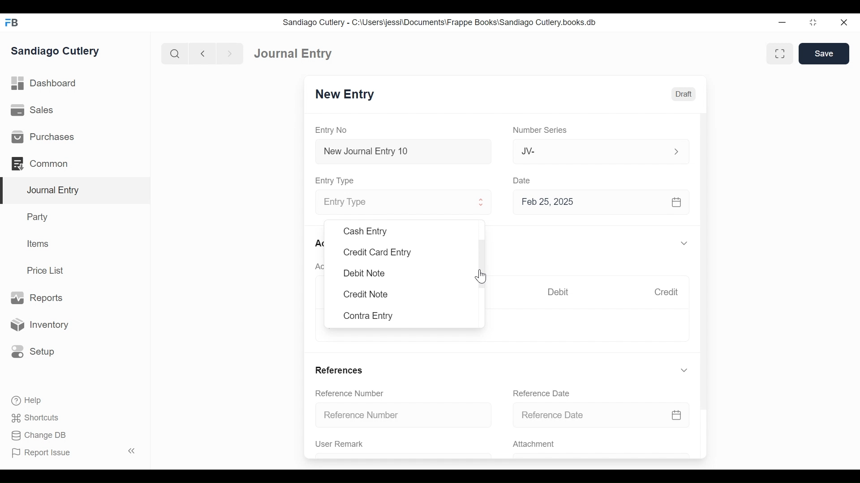 The image size is (860, 483). Describe the element at coordinates (601, 415) in the screenshot. I see `Reference Date` at that location.